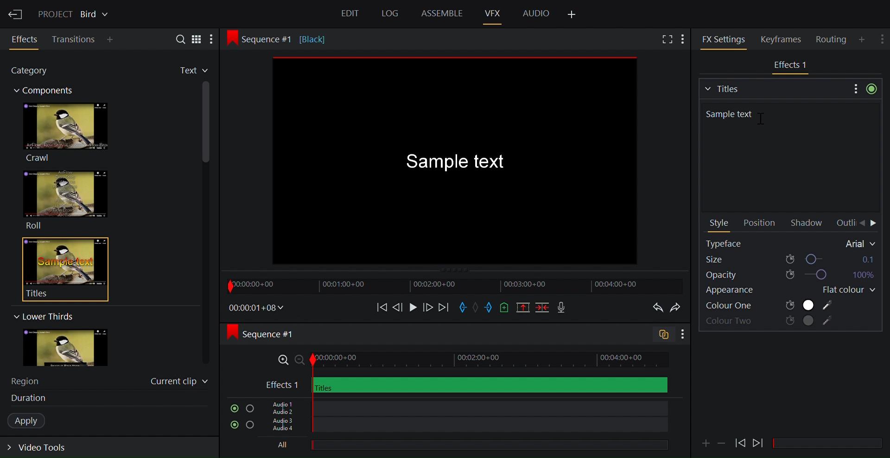 This screenshot has height=458, width=890. What do you see at coordinates (874, 224) in the screenshot?
I see `Move Forward` at bounding box center [874, 224].